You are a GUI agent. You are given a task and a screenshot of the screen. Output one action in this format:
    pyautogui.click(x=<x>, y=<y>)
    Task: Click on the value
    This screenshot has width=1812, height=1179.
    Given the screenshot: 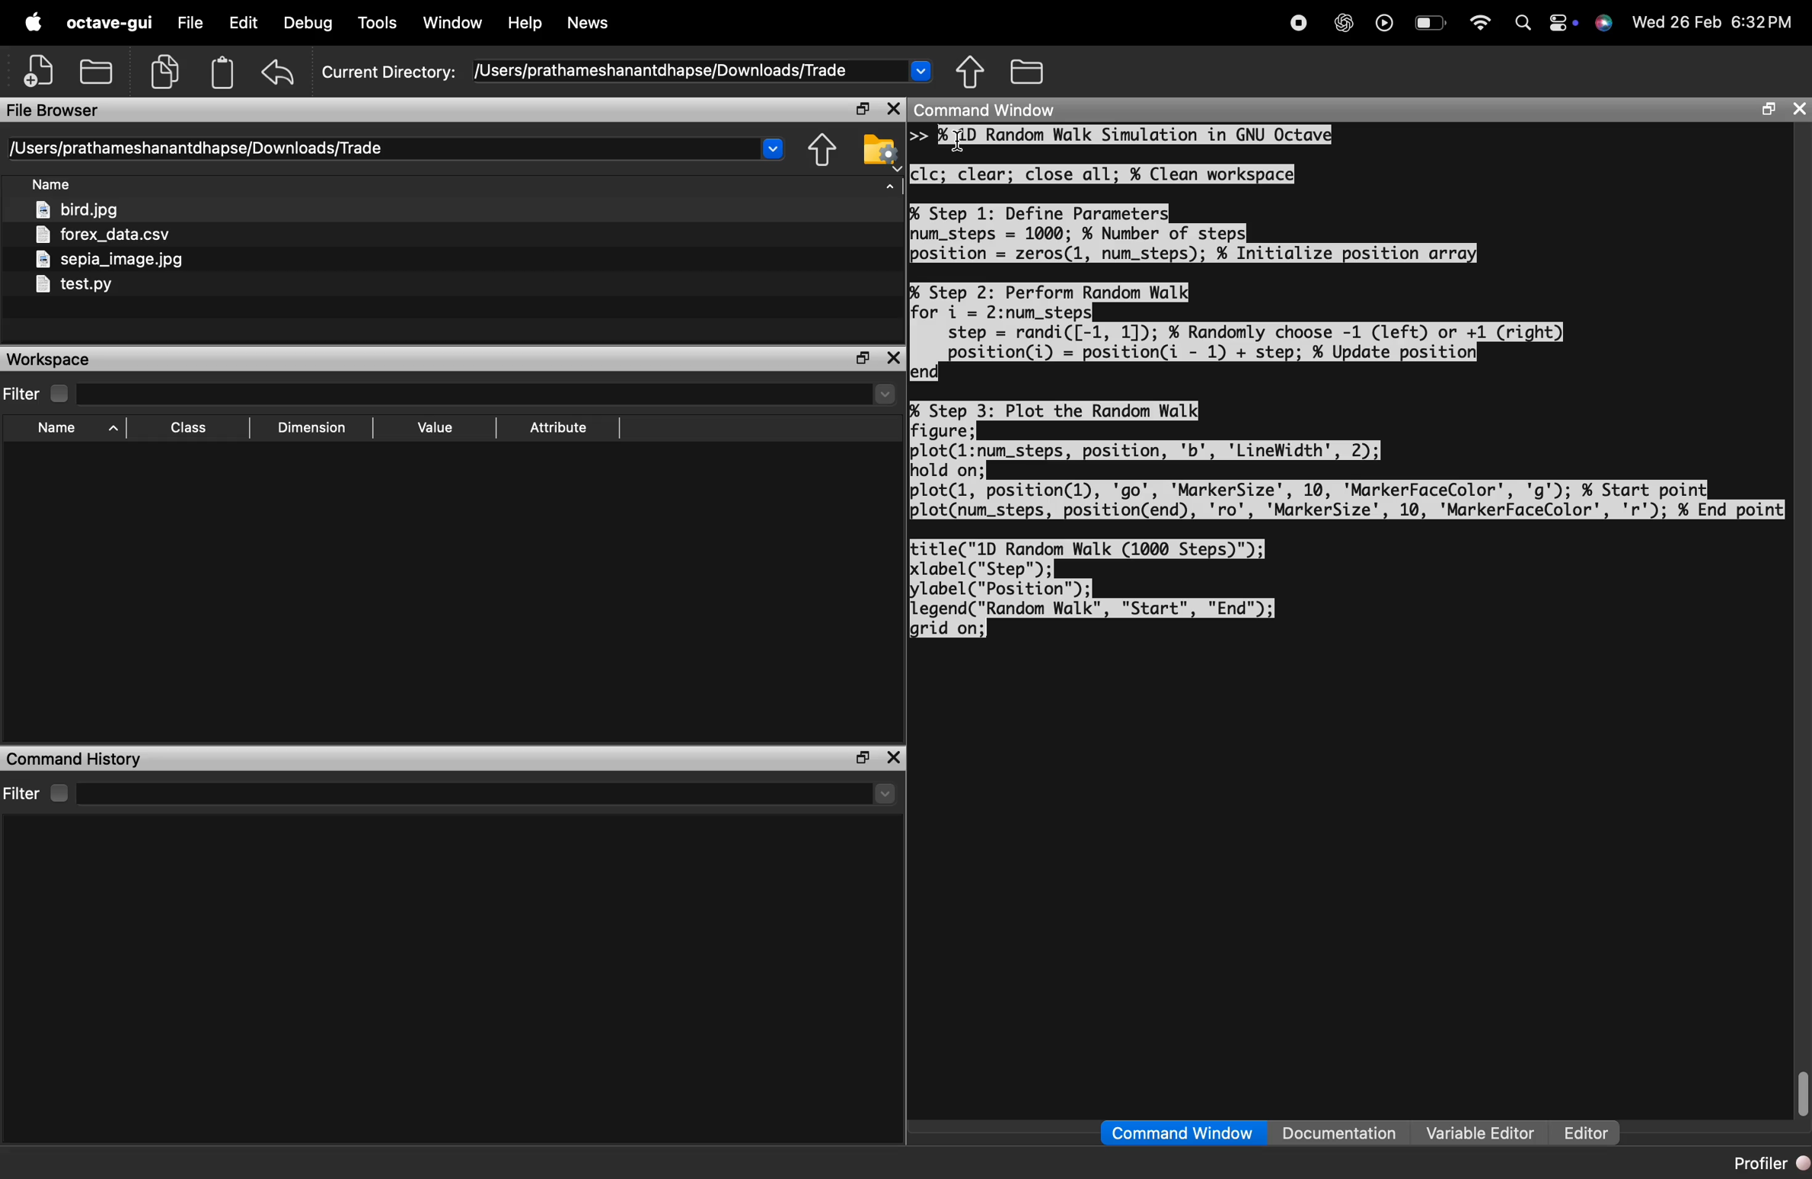 What is the action you would take?
    pyautogui.click(x=439, y=427)
    